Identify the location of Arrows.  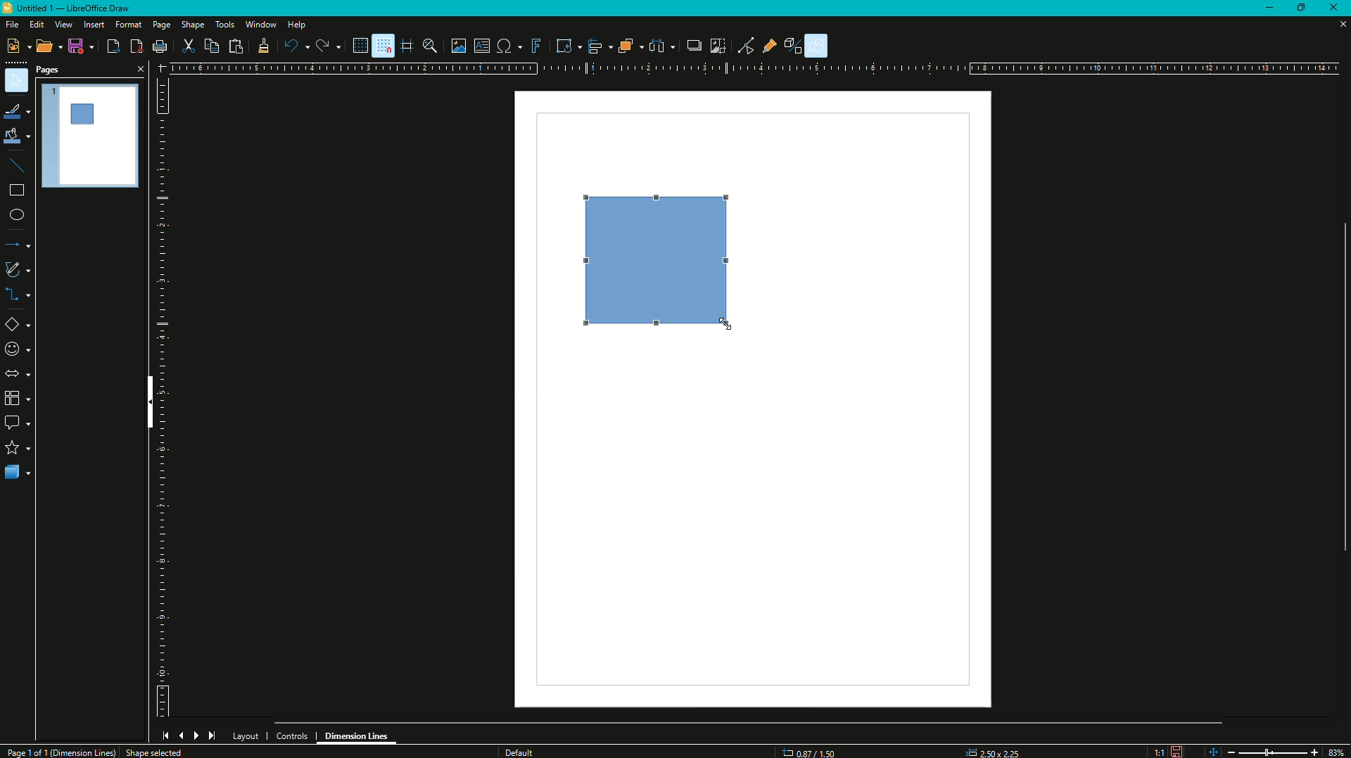
(17, 373).